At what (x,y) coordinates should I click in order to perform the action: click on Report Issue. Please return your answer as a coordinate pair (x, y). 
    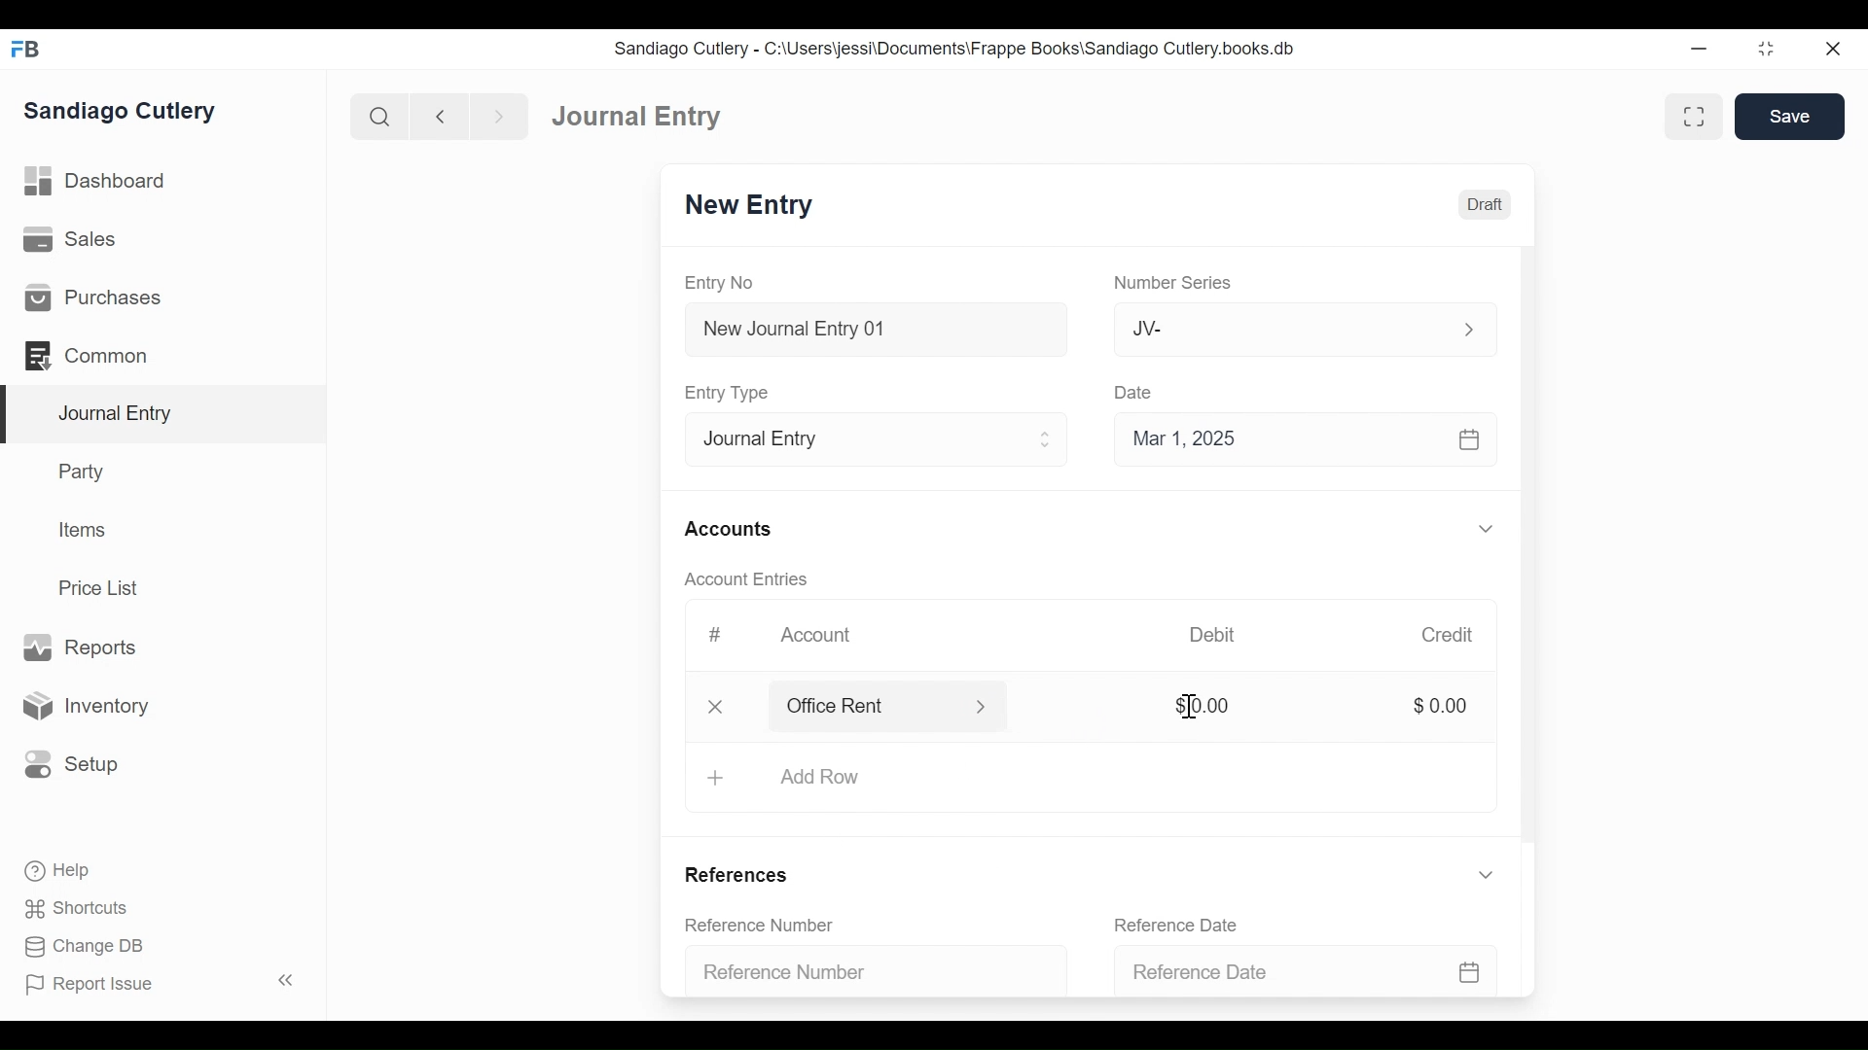
    Looking at the image, I should click on (97, 986).